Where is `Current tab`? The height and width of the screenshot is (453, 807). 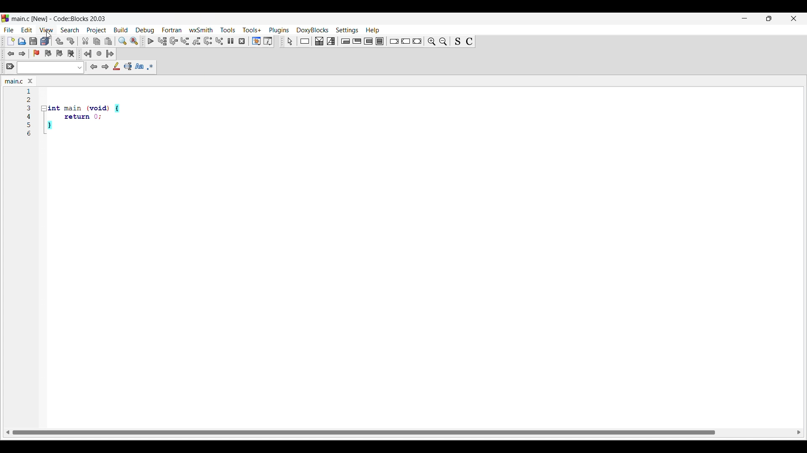 Current tab is located at coordinates (11, 81).